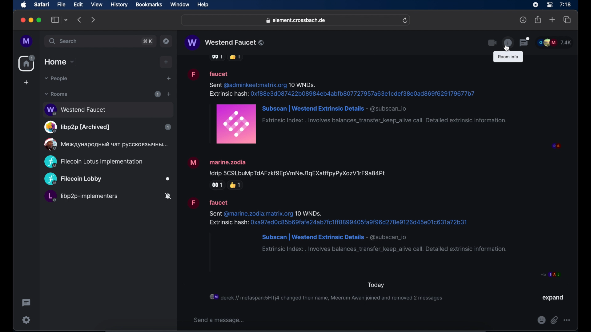 This screenshot has height=332, width=591. What do you see at coordinates (27, 303) in the screenshot?
I see `thread activity` at bounding box center [27, 303].